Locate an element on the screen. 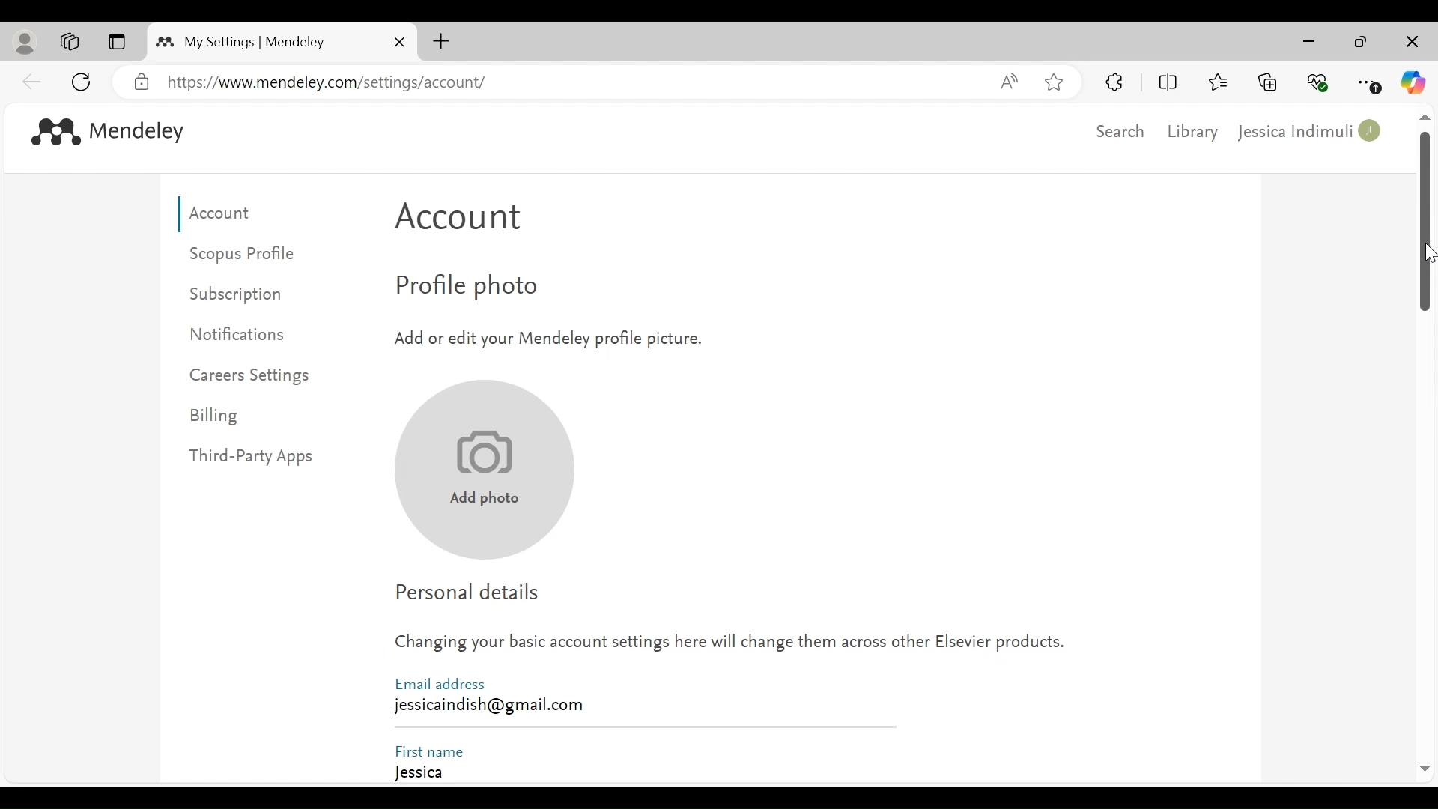 The image size is (1438, 809). My Settings | Mendeley is located at coordinates (255, 42).